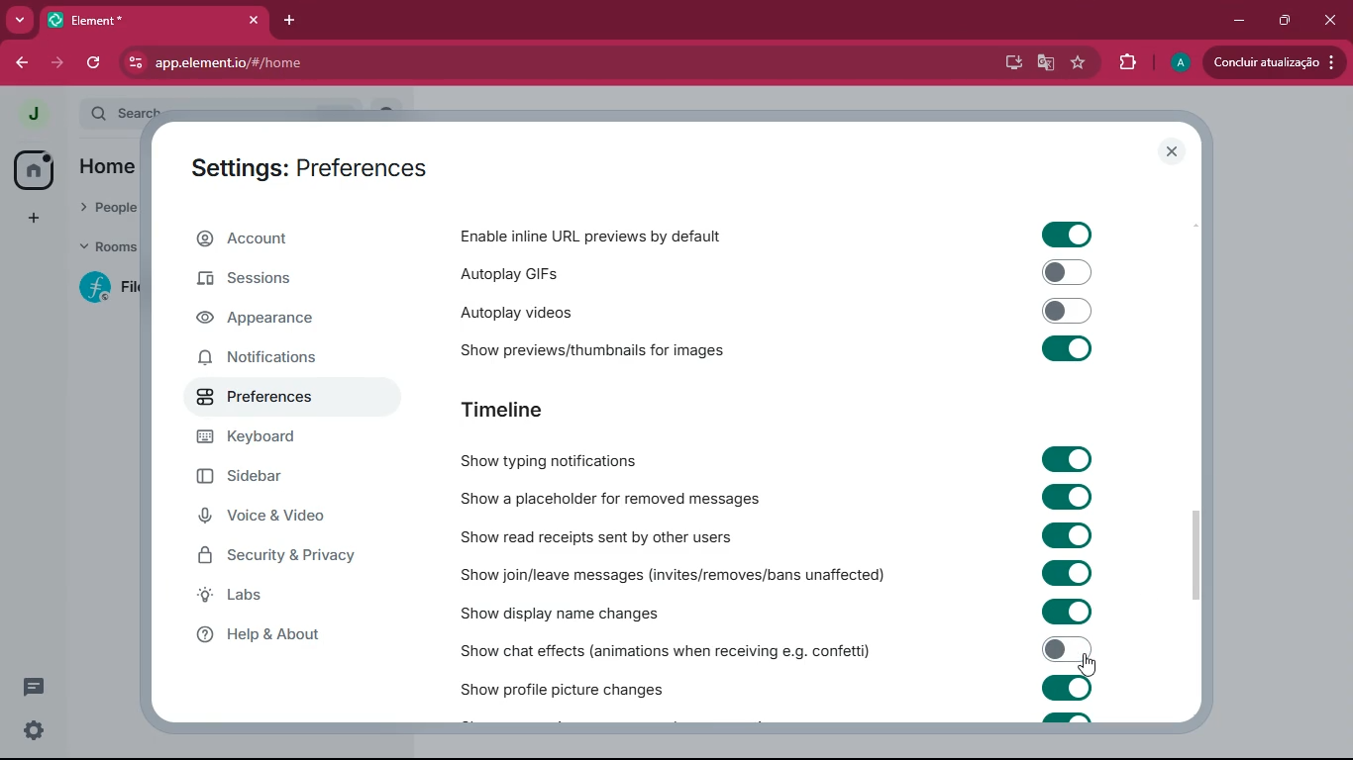 The width and height of the screenshot is (1353, 760). Describe the element at coordinates (595, 236) in the screenshot. I see `enable inline URL previews by default` at that location.